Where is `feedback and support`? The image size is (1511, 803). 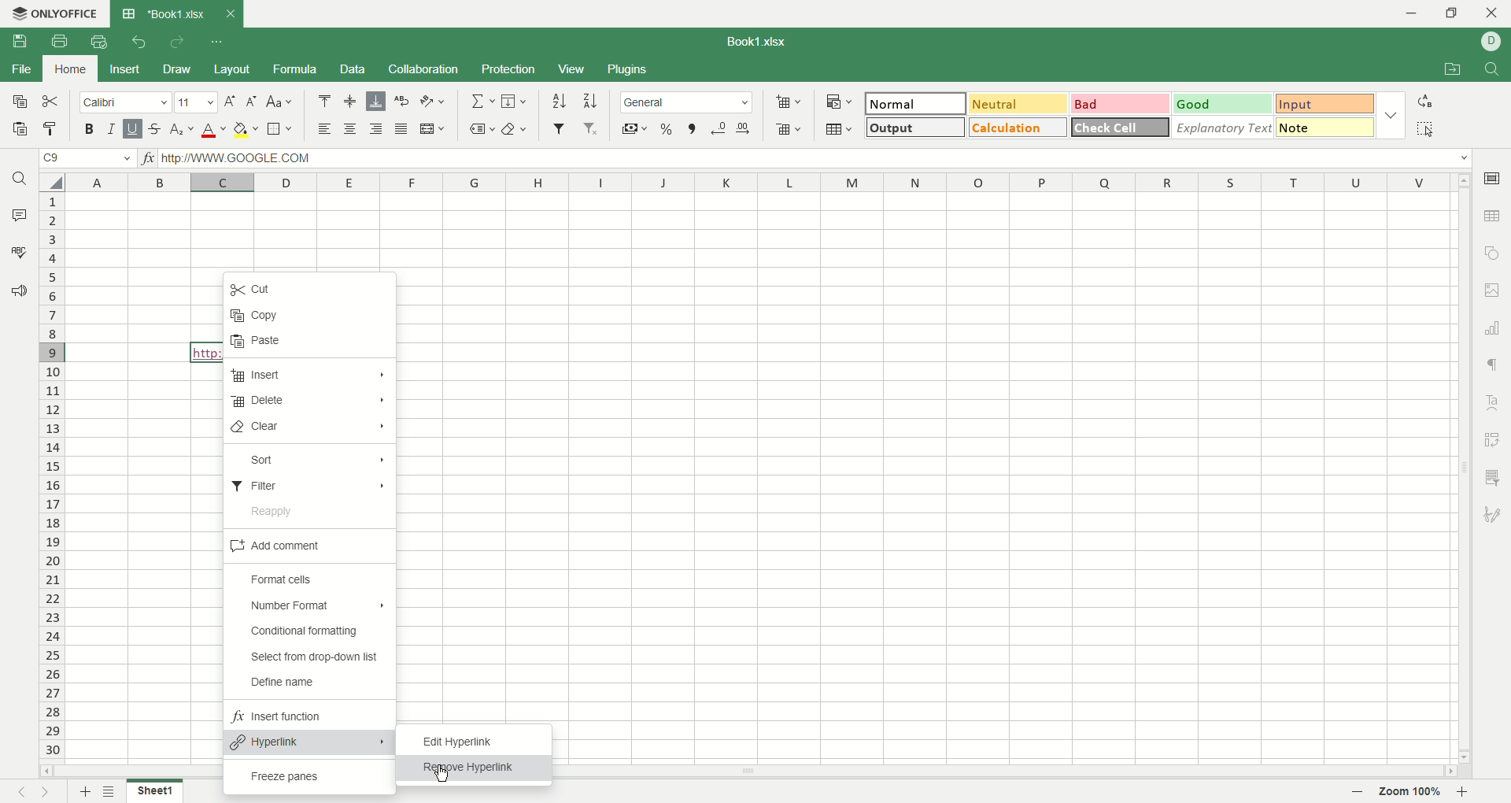
feedback and support is located at coordinates (17, 290).